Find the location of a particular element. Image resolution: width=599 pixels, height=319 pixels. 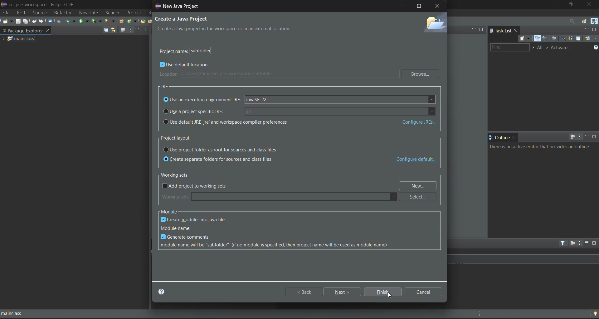

task list is located at coordinates (500, 30).